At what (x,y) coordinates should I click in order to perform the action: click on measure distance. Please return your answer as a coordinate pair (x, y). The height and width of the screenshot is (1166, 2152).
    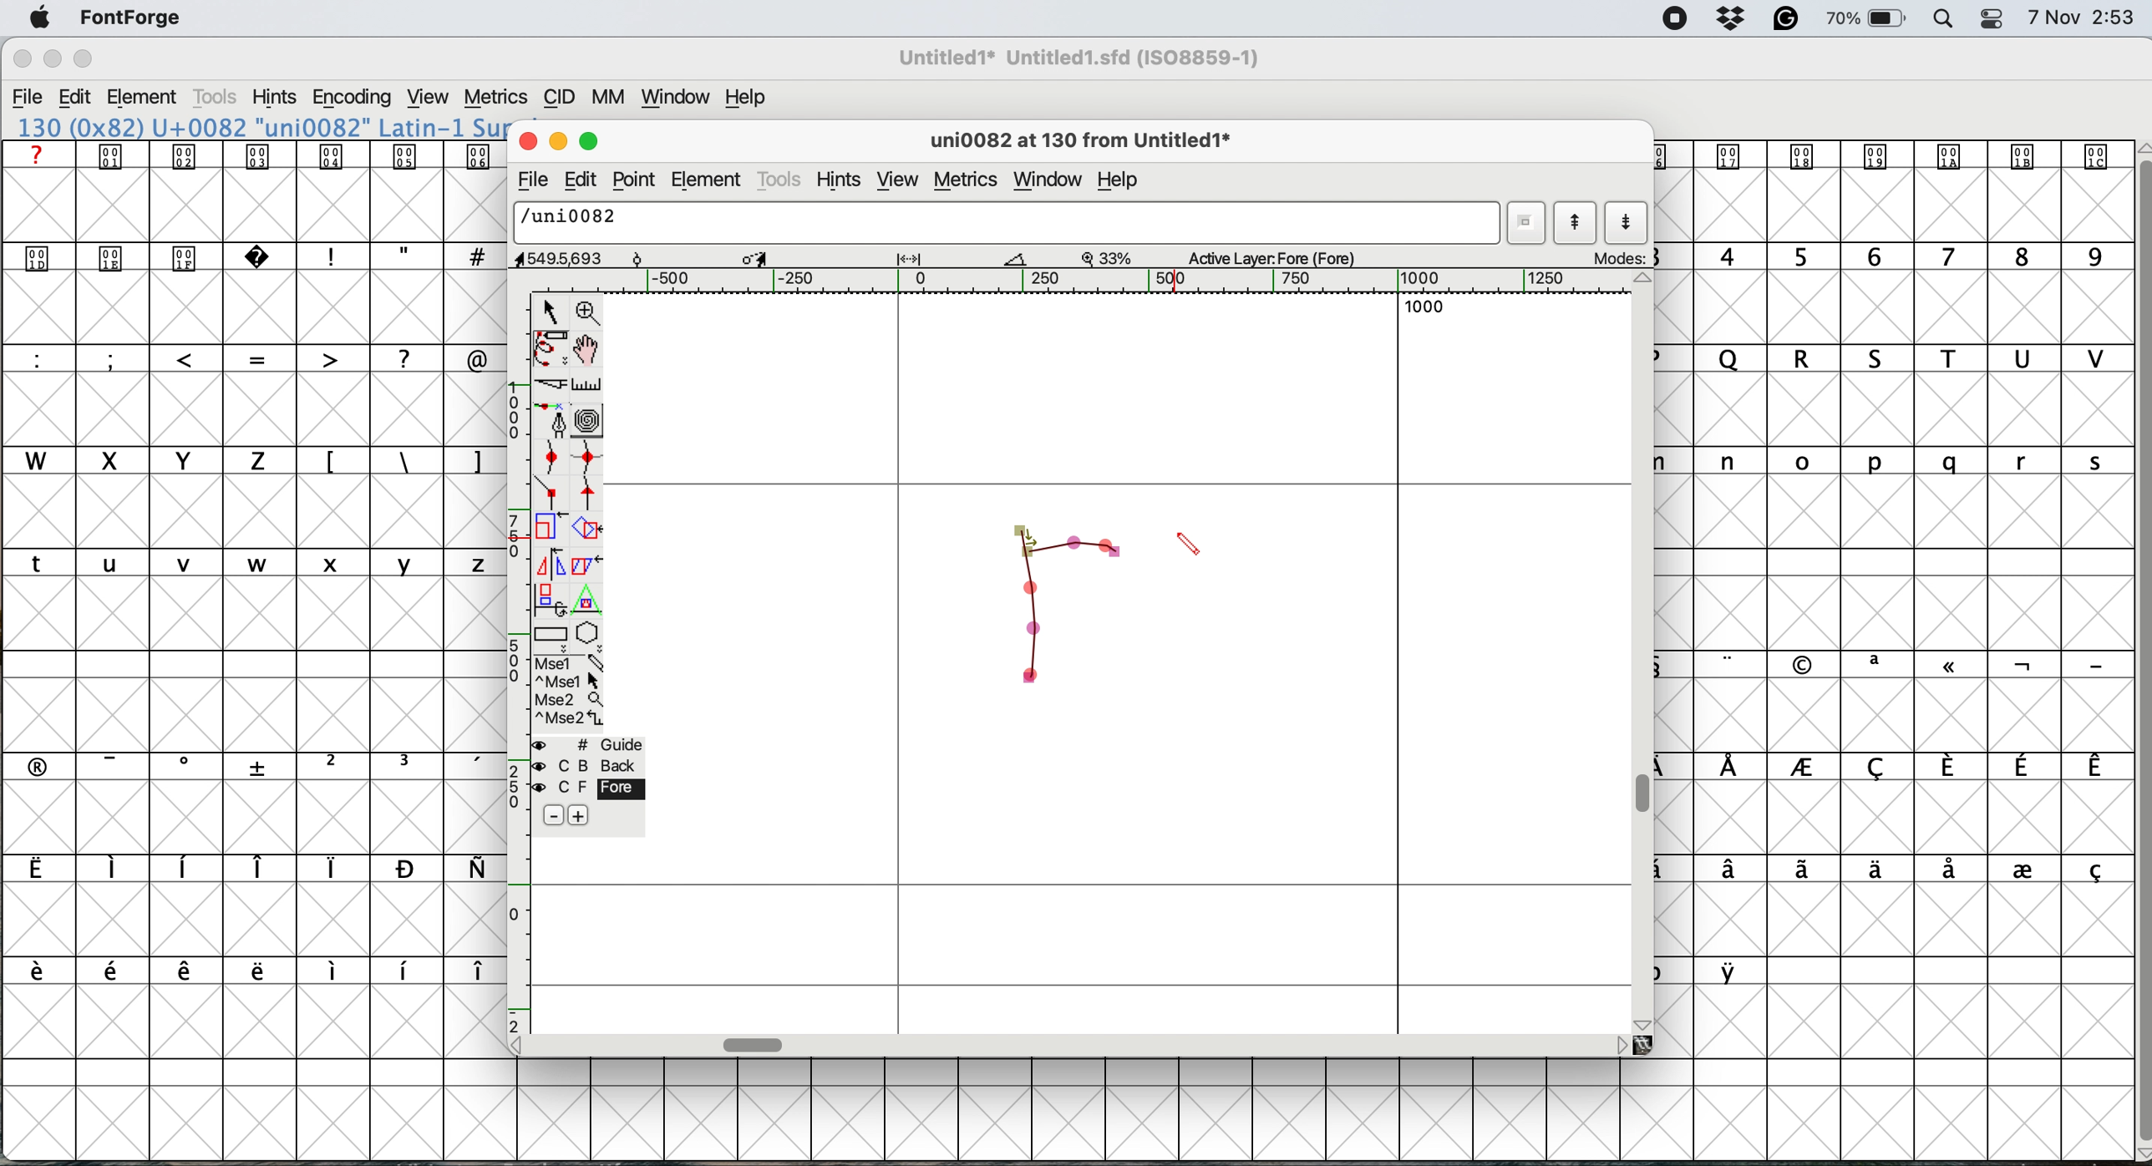
    Looking at the image, I should click on (587, 383).